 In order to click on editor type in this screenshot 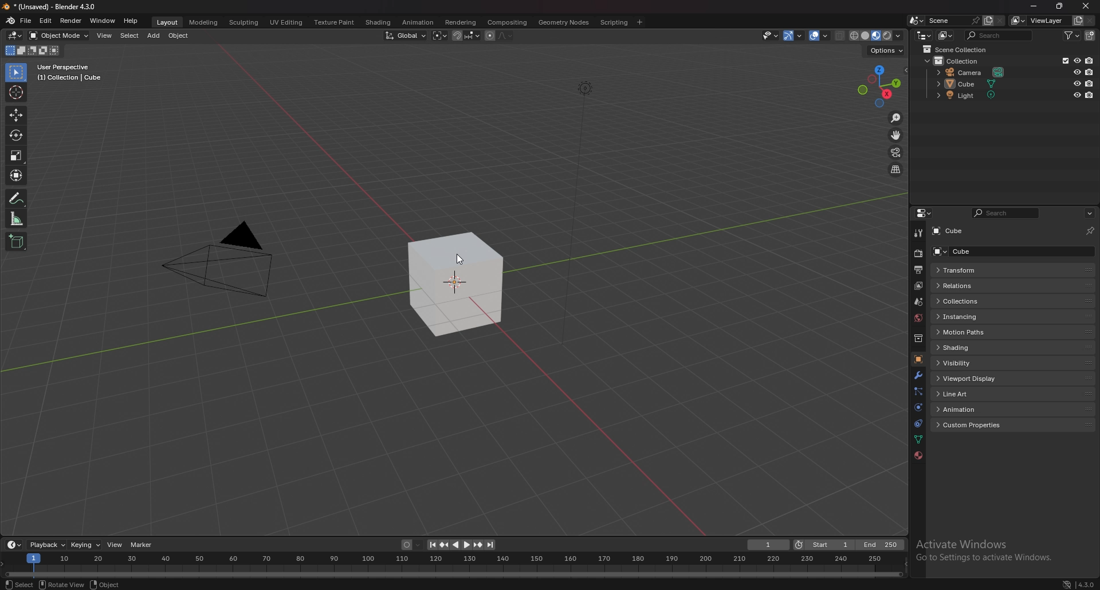, I will do `click(14, 544)`.